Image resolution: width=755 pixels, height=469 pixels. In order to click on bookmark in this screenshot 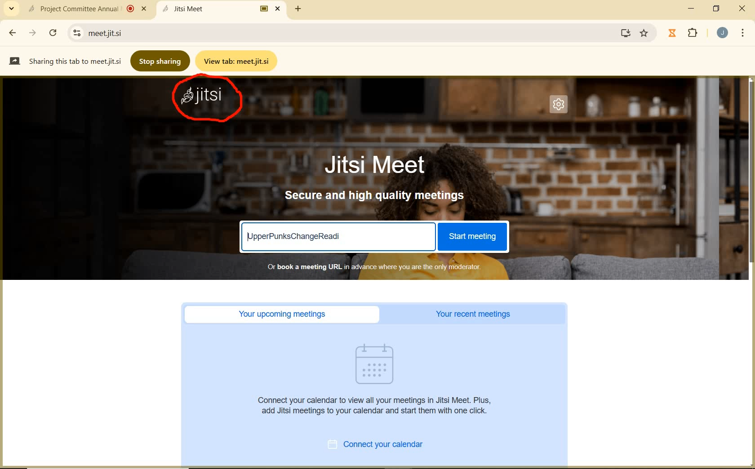, I will do `click(645, 33)`.